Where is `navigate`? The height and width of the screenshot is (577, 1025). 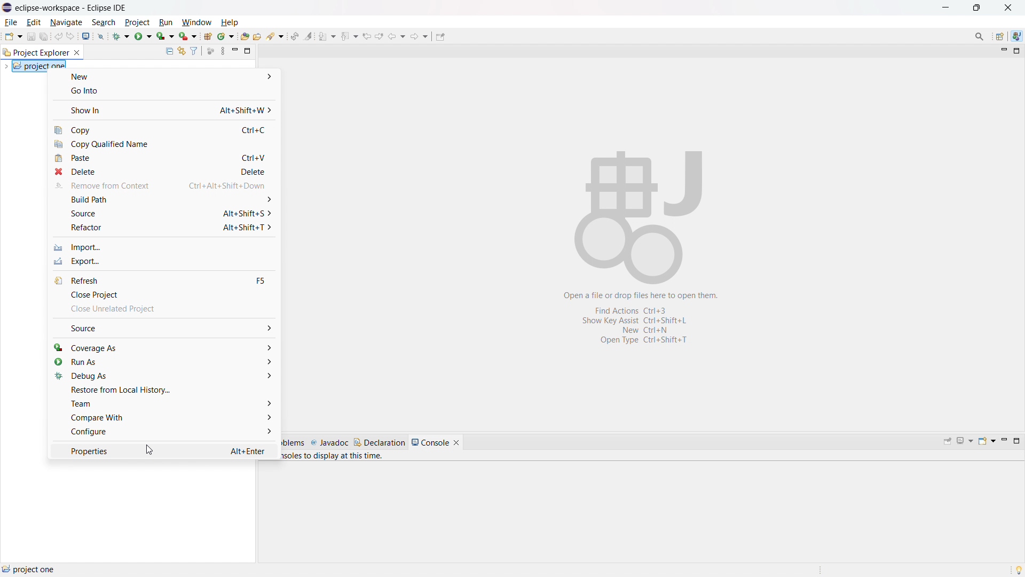
navigate is located at coordinates (66, 22).